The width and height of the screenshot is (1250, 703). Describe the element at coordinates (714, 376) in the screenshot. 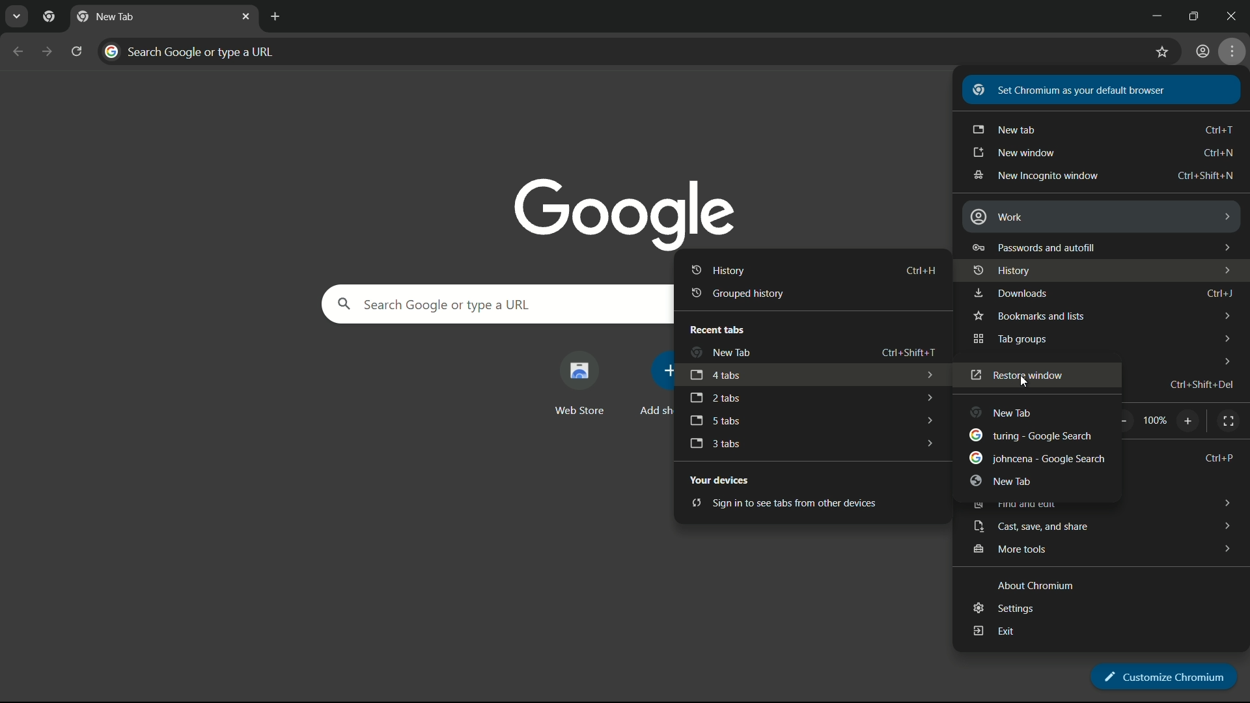

I see `4 tabs` at that location.